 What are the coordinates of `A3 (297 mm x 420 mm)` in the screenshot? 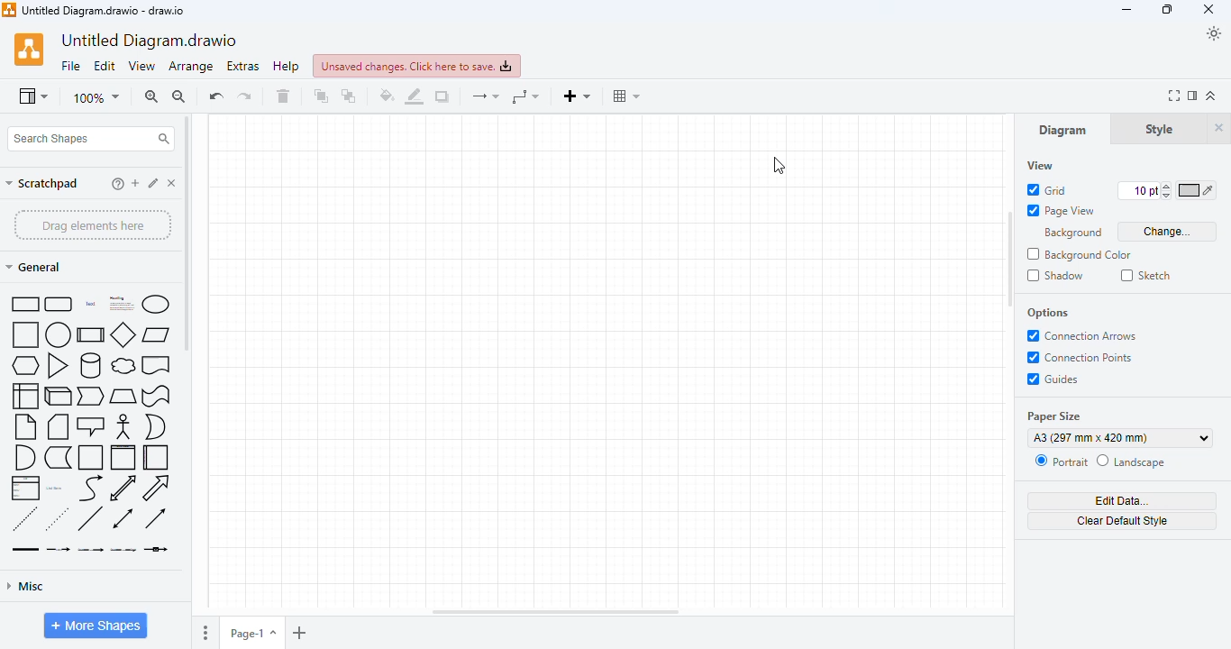 It's located at (1122, 439).